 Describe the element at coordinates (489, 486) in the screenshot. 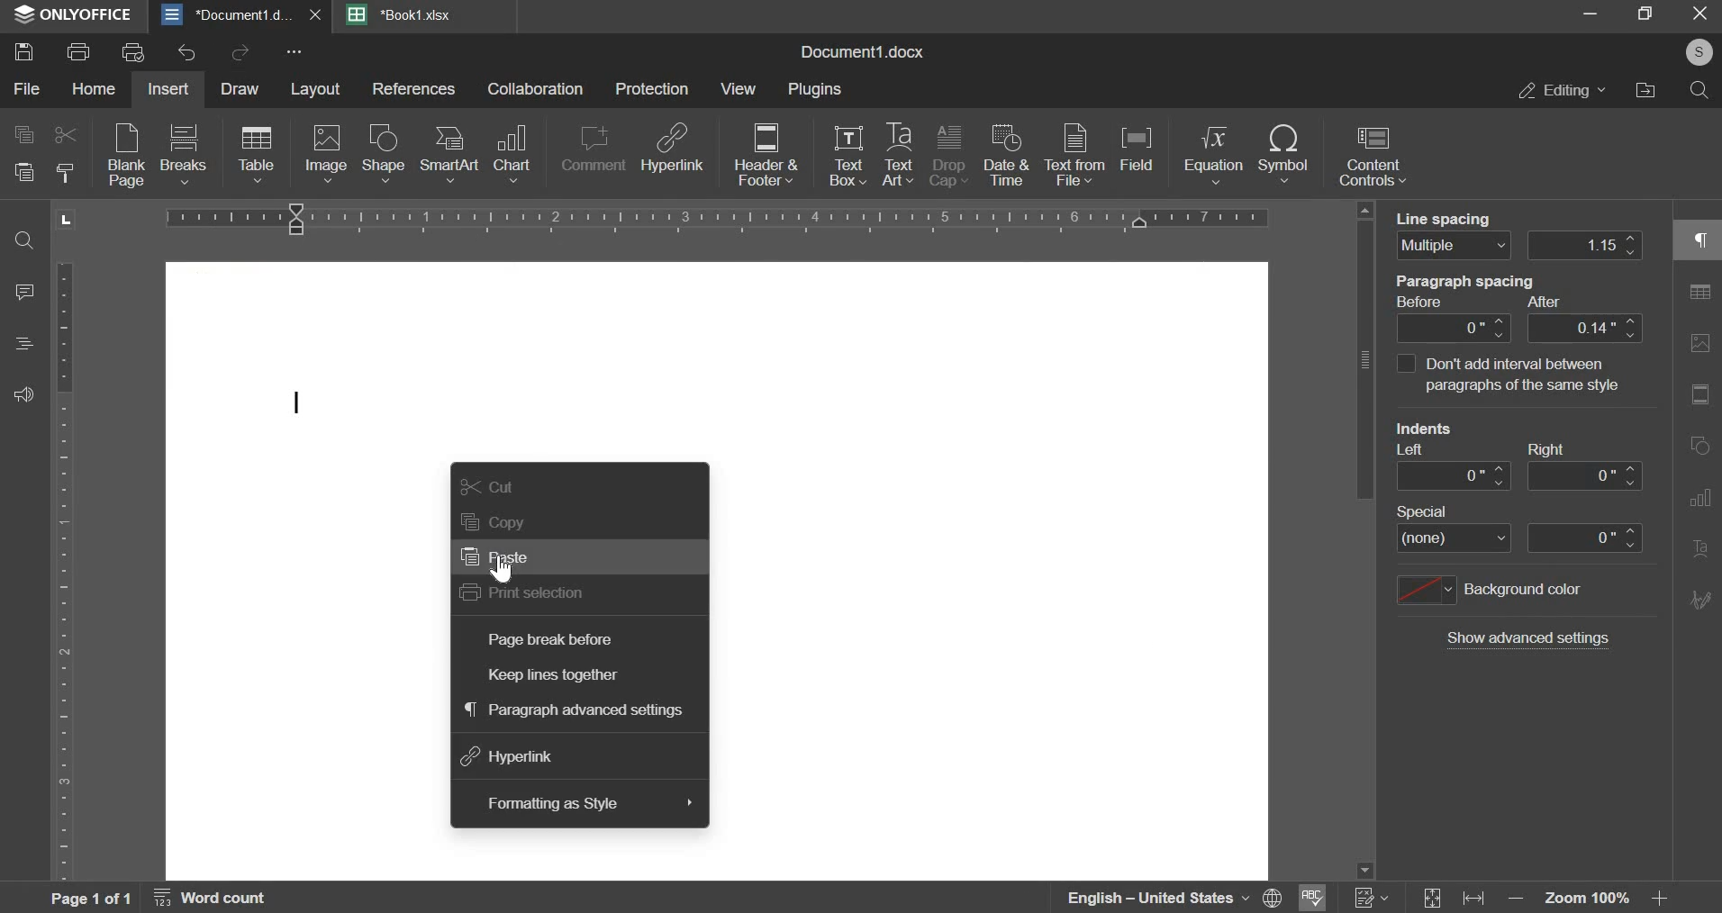

I see `cut` at that location.